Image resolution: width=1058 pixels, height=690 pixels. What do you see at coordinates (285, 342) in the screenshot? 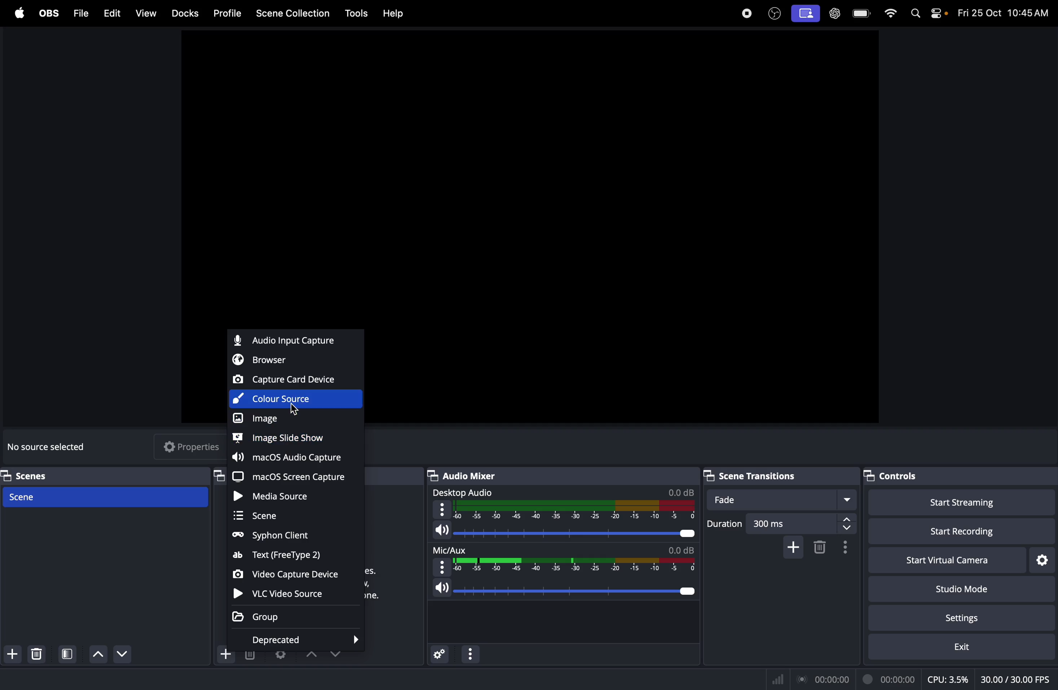
I see `Audio capture` at bounding box center [285, 342].